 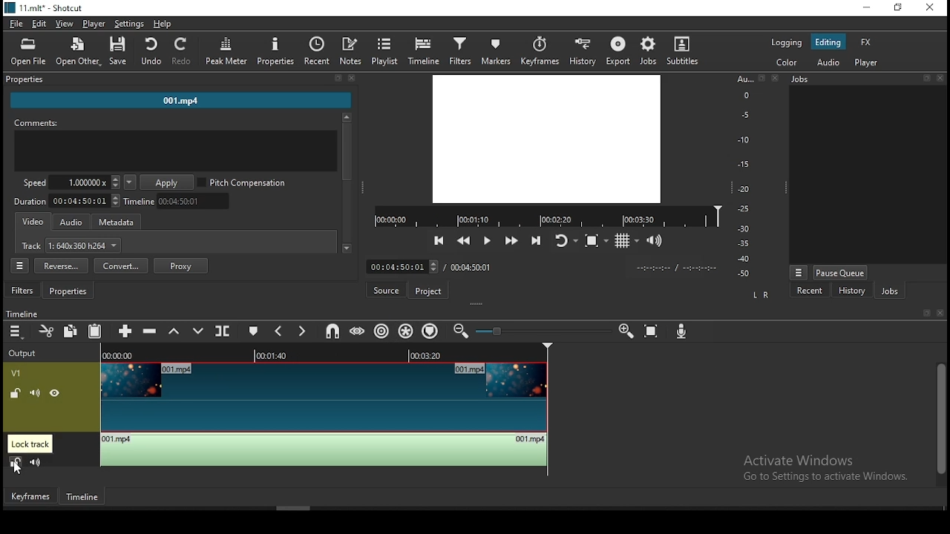 I want to click on next marker, so click(x=304, y=331).